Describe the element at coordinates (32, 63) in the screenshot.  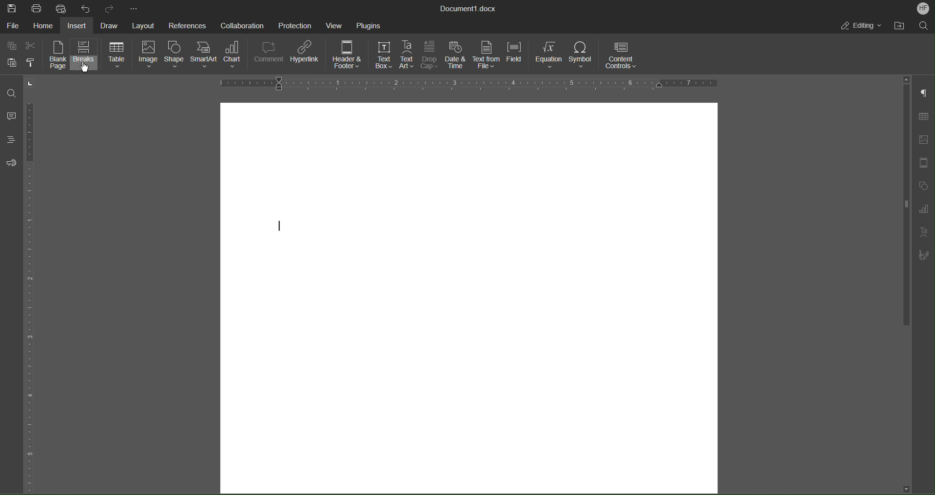
I see `Copy Style` at that location.